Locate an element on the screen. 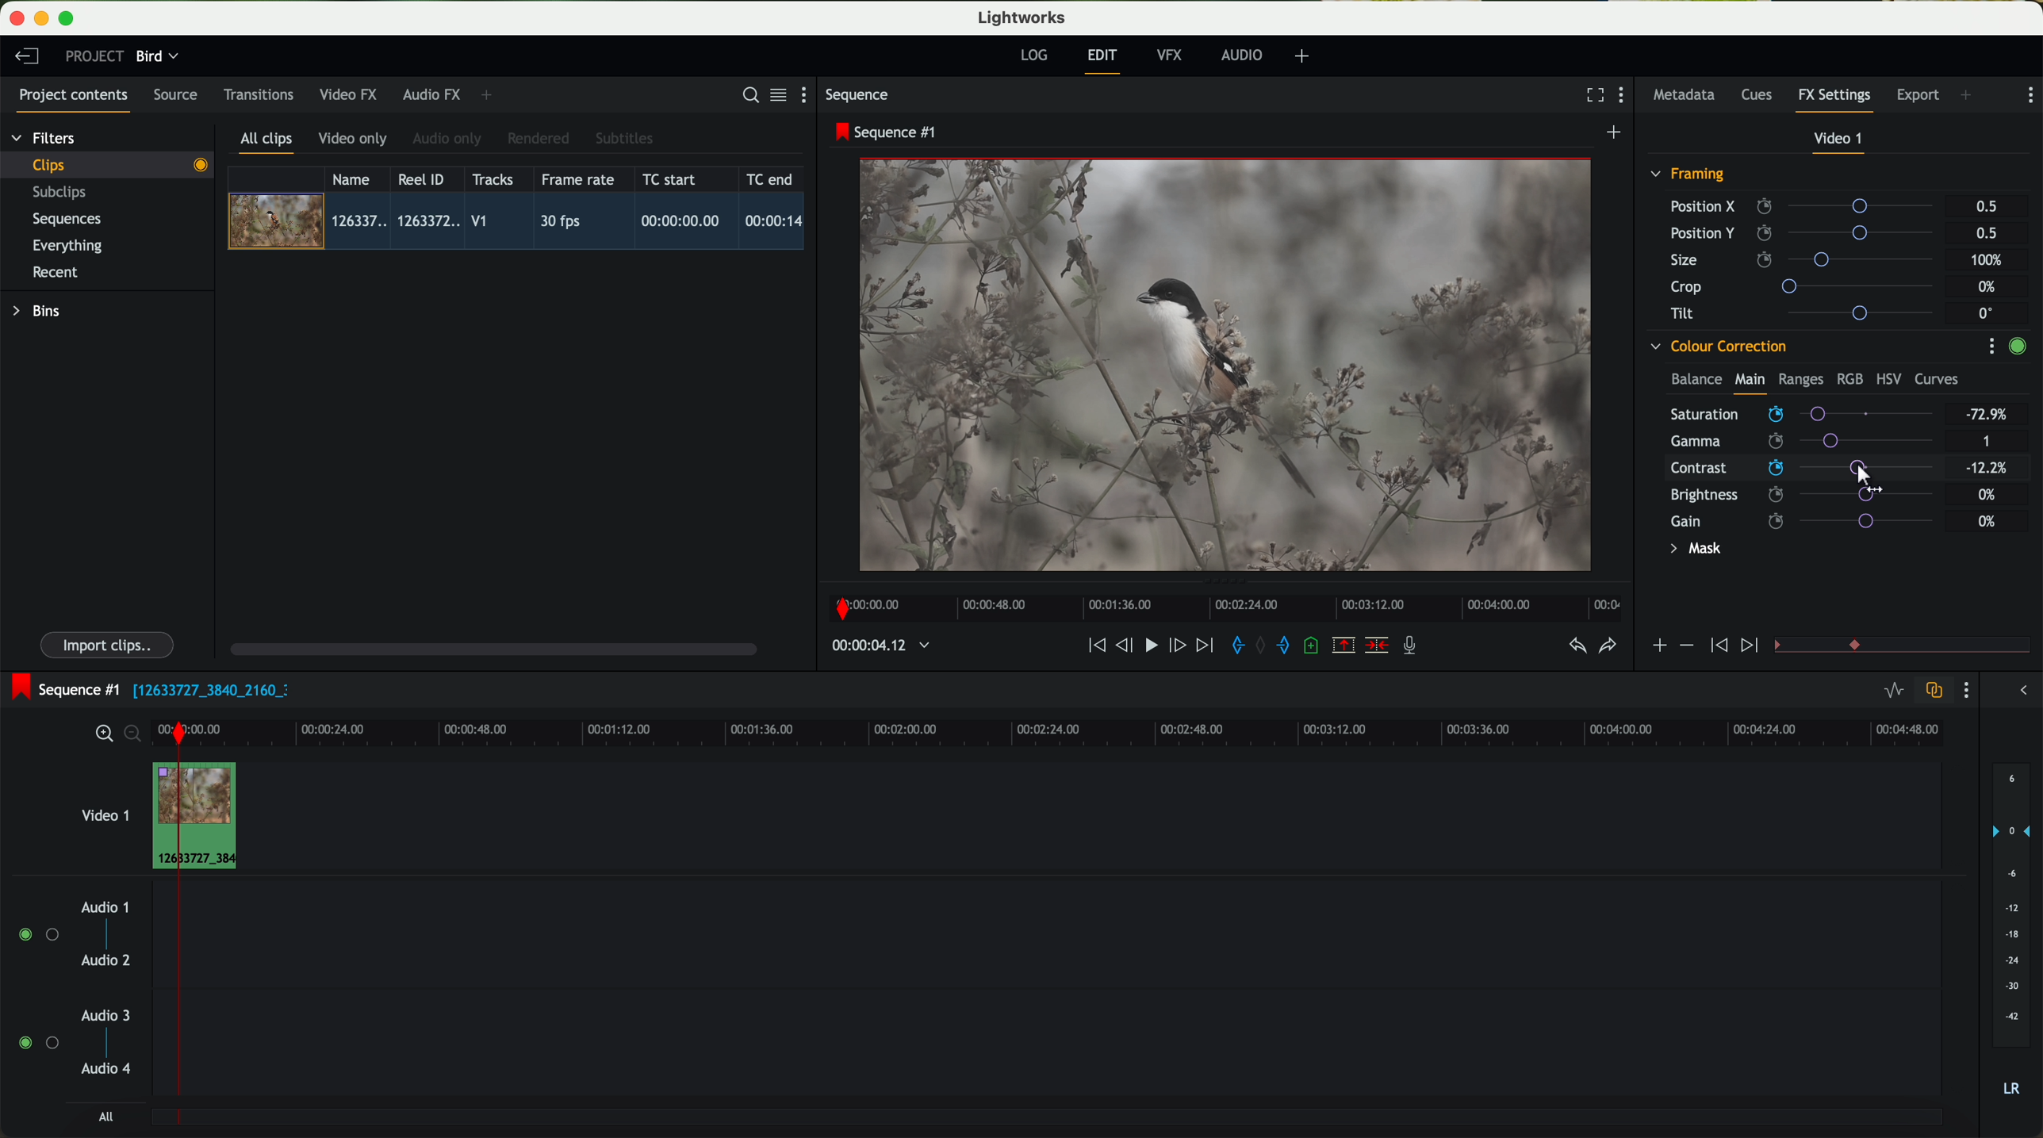  minimize program is located at coordinates (44, 19).